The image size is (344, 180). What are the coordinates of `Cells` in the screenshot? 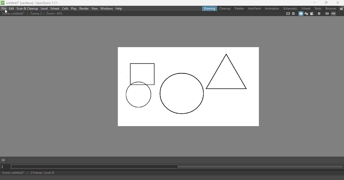 It's located at (65, 9).